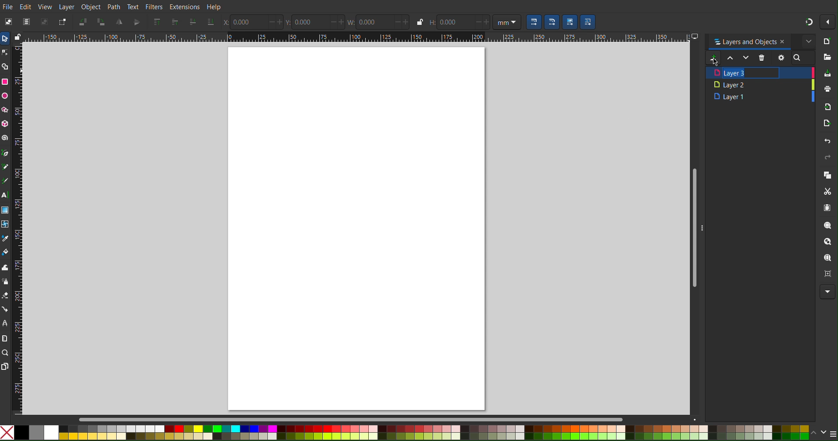  I want to click on 3D Box Tool, so click(8, 124).